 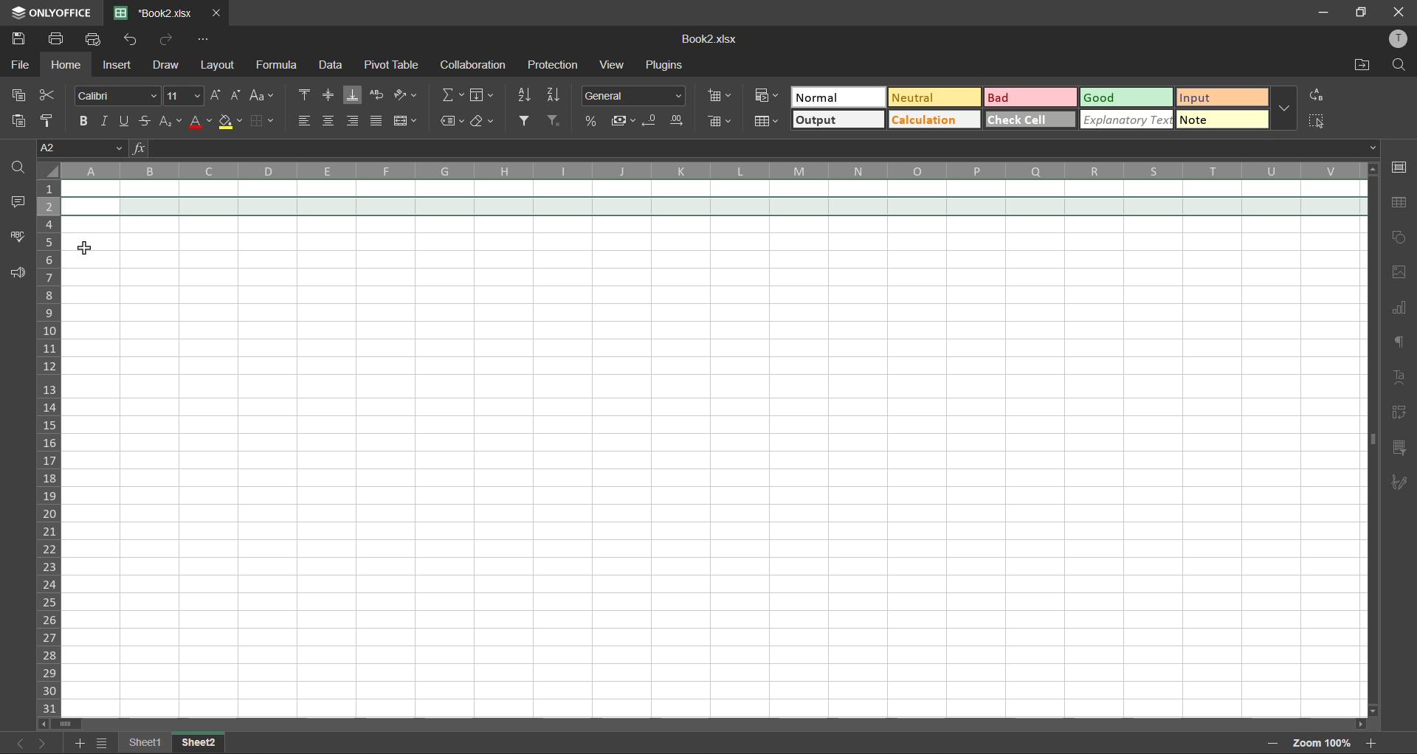 I want to click on formula, so click(x=280, y=68).